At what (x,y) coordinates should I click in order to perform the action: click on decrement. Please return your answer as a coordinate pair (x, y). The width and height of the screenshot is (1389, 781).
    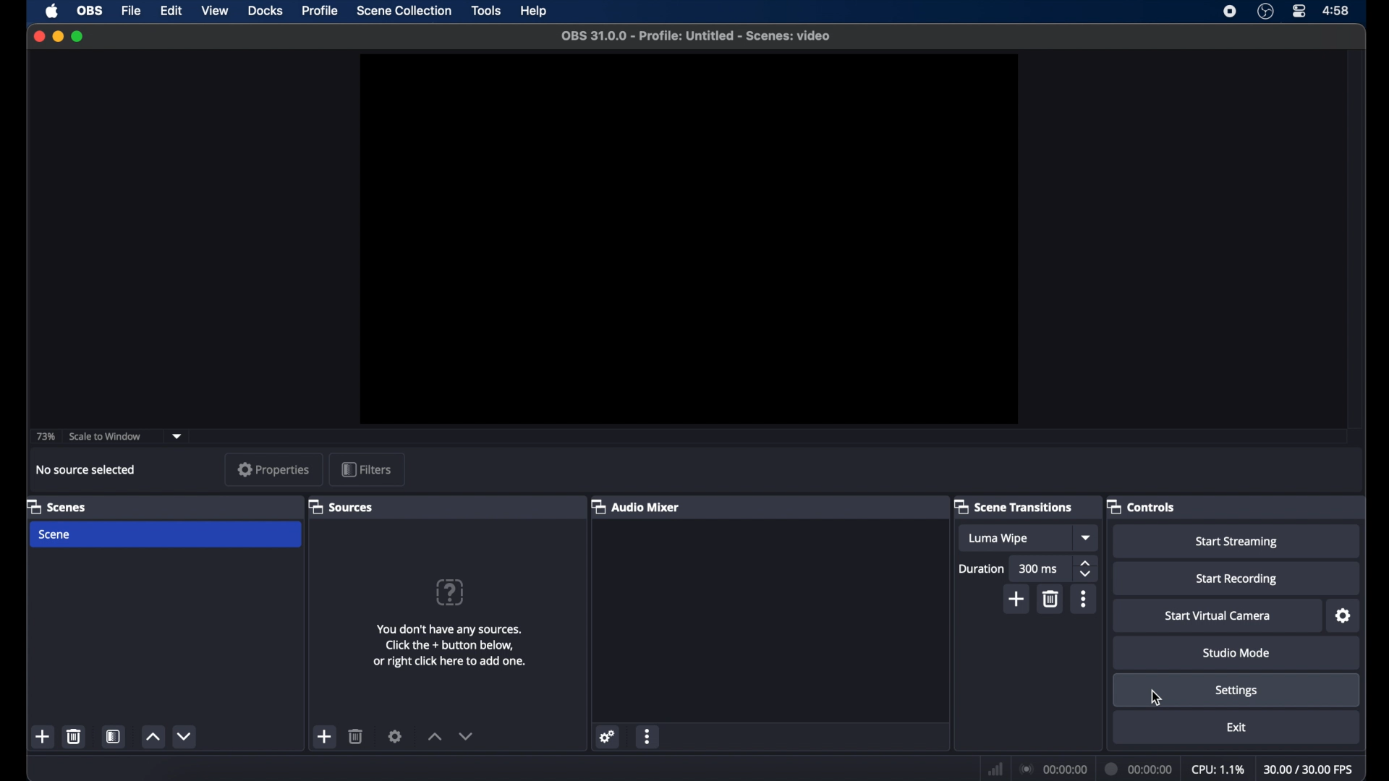
    Looking at the image, I should click on (185, 736).